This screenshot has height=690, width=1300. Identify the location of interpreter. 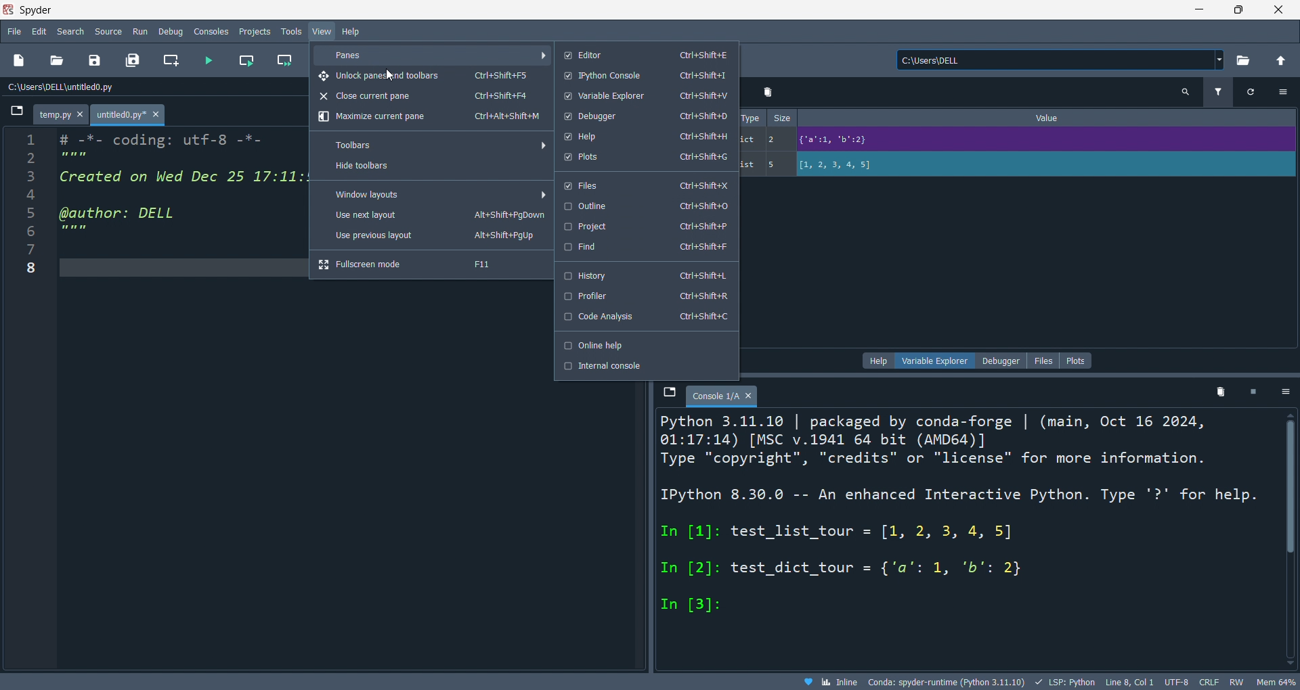
(948, 682).